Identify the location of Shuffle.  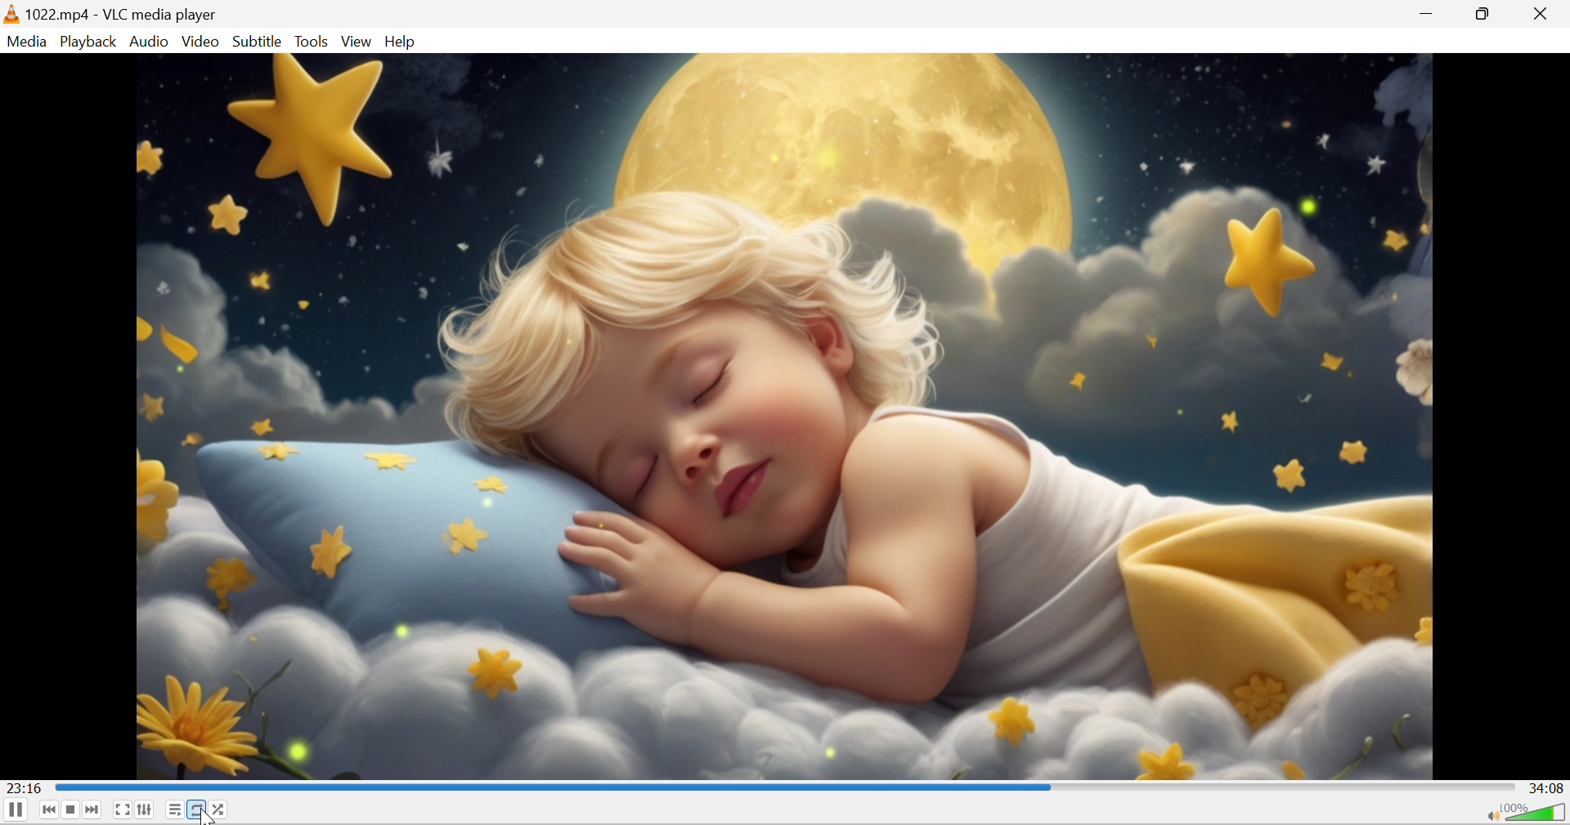
(221, 809).